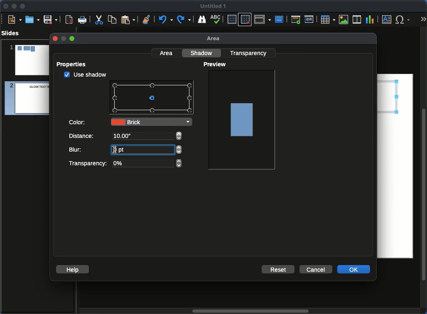 This screenshot has height=314, width=427. I want to click on maximize, so click(73, 39).